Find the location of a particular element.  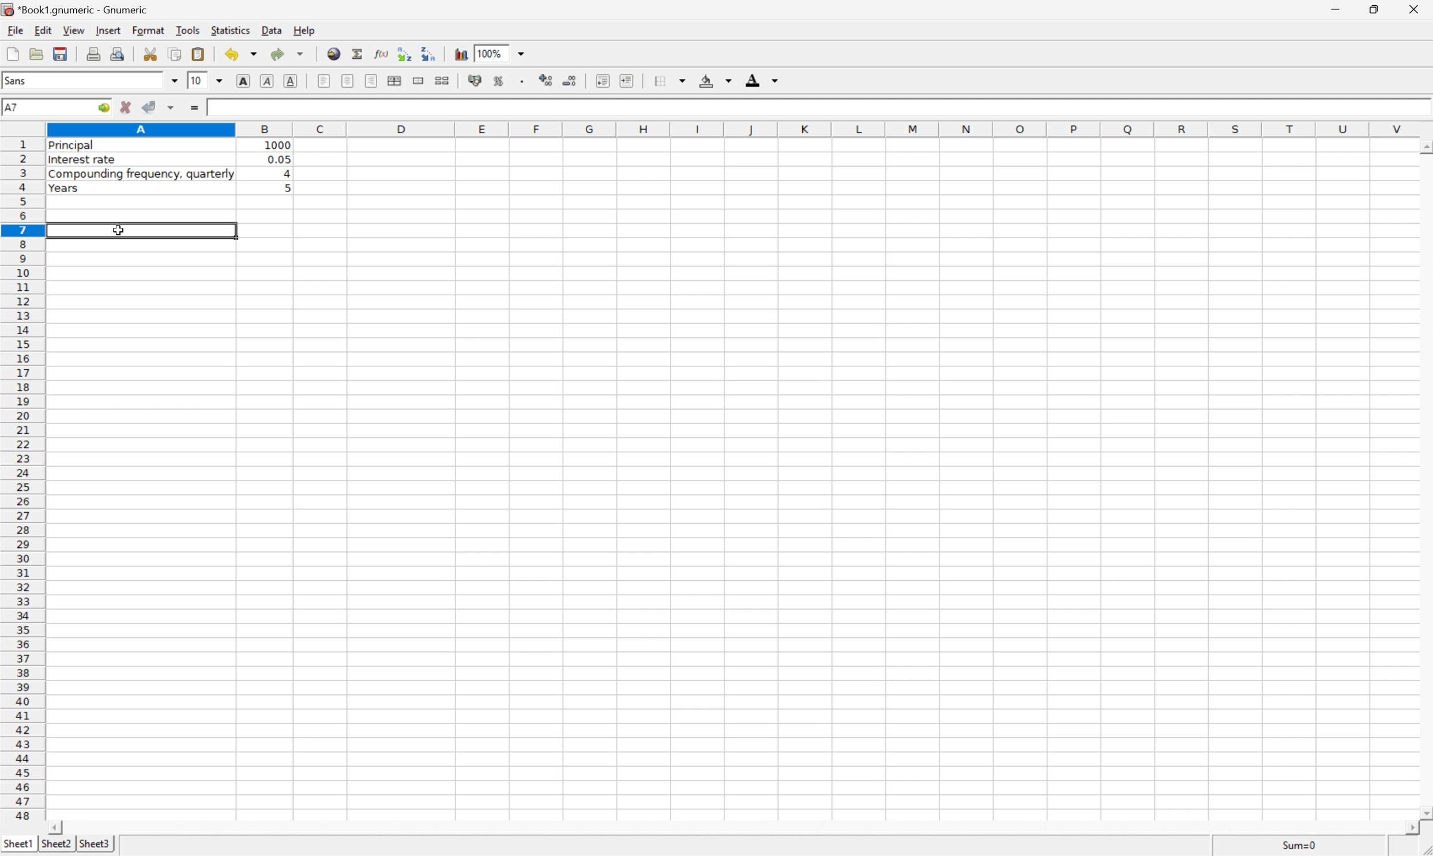

scroll up is located at coordinates (1424, 149).